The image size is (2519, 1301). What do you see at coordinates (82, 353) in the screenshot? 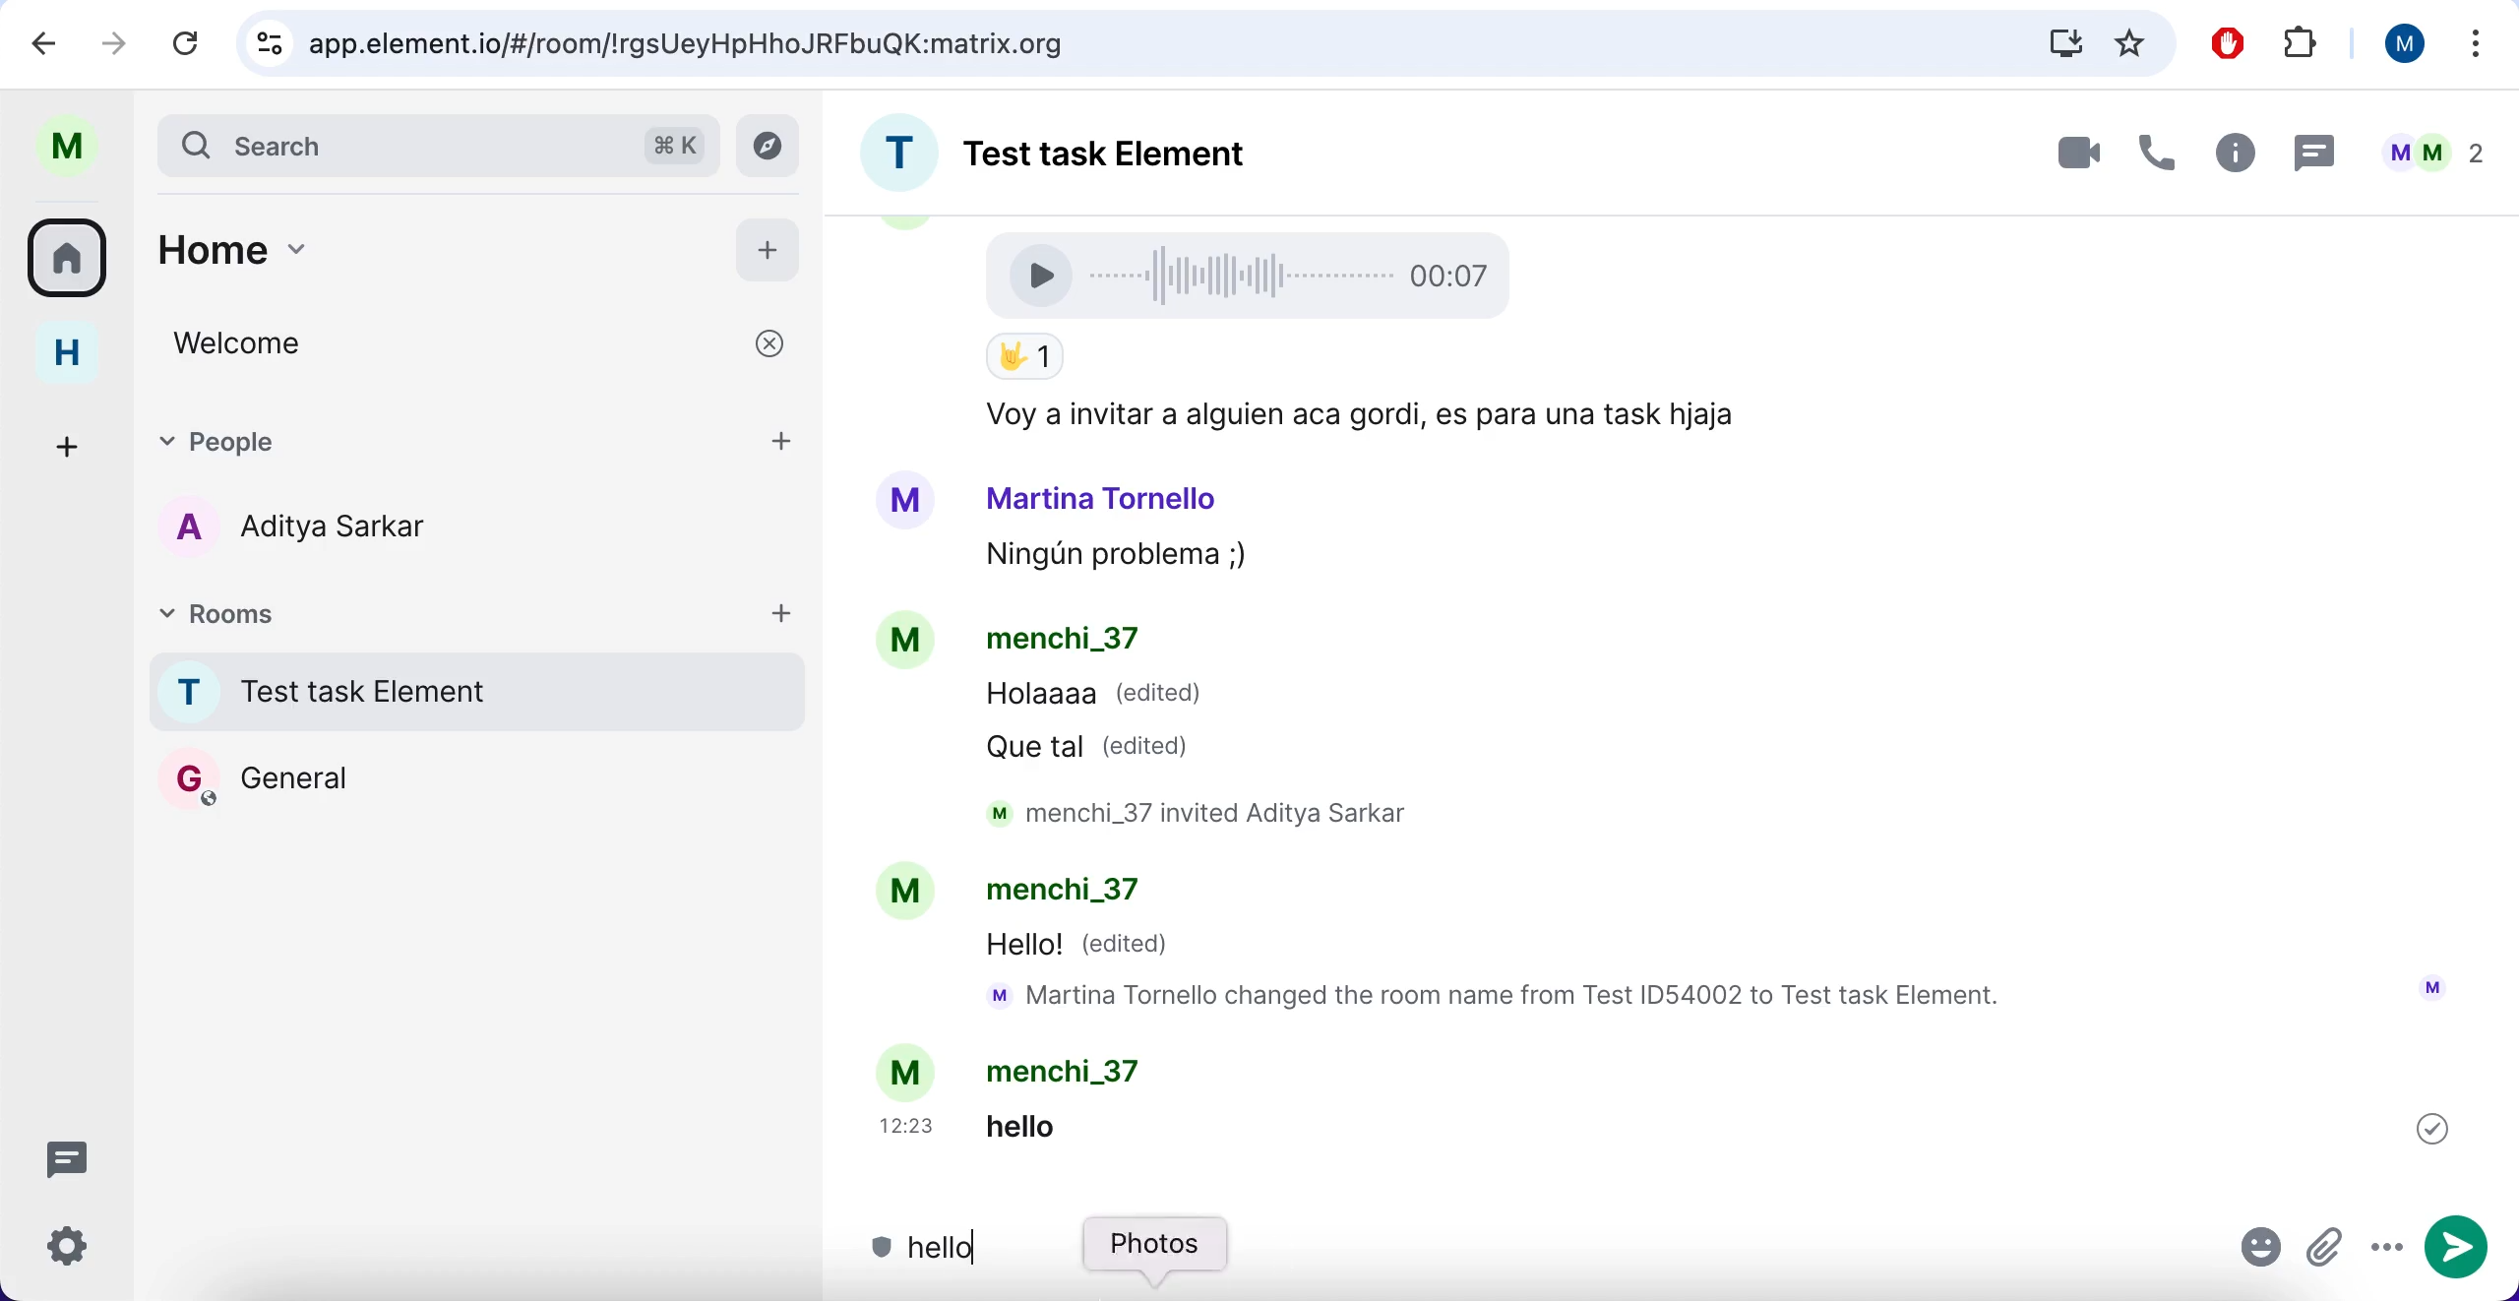
I see `home` at bounding box center [82, 353].